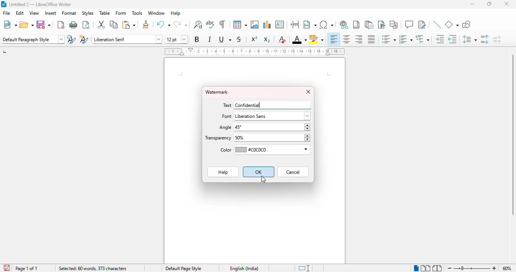 Image resolution: width=516 pixels, height=272 pixels. What do you see at coordinates (27, 268) in the screenshot?
I see `page 1 of 1` at bounding box center [27, 268].